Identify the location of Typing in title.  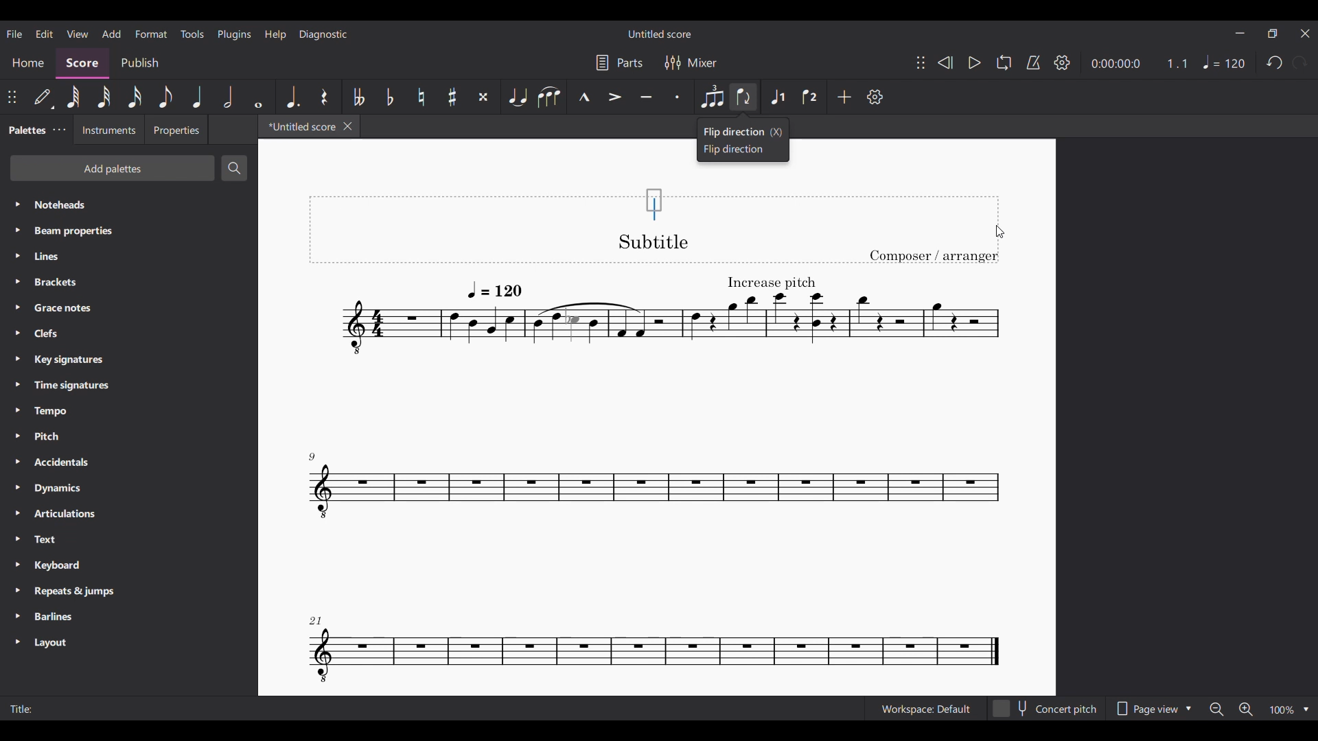
(654, 206).